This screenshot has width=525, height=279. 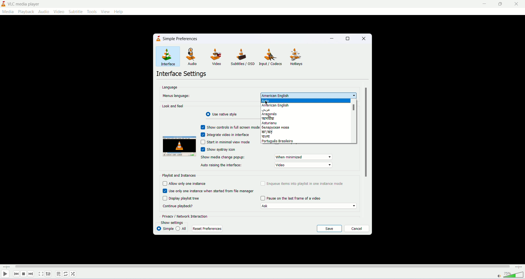 What do you see at coordinates (177, 96) in the screenshot?
I see `menus language` at bounding box center [177, 96].